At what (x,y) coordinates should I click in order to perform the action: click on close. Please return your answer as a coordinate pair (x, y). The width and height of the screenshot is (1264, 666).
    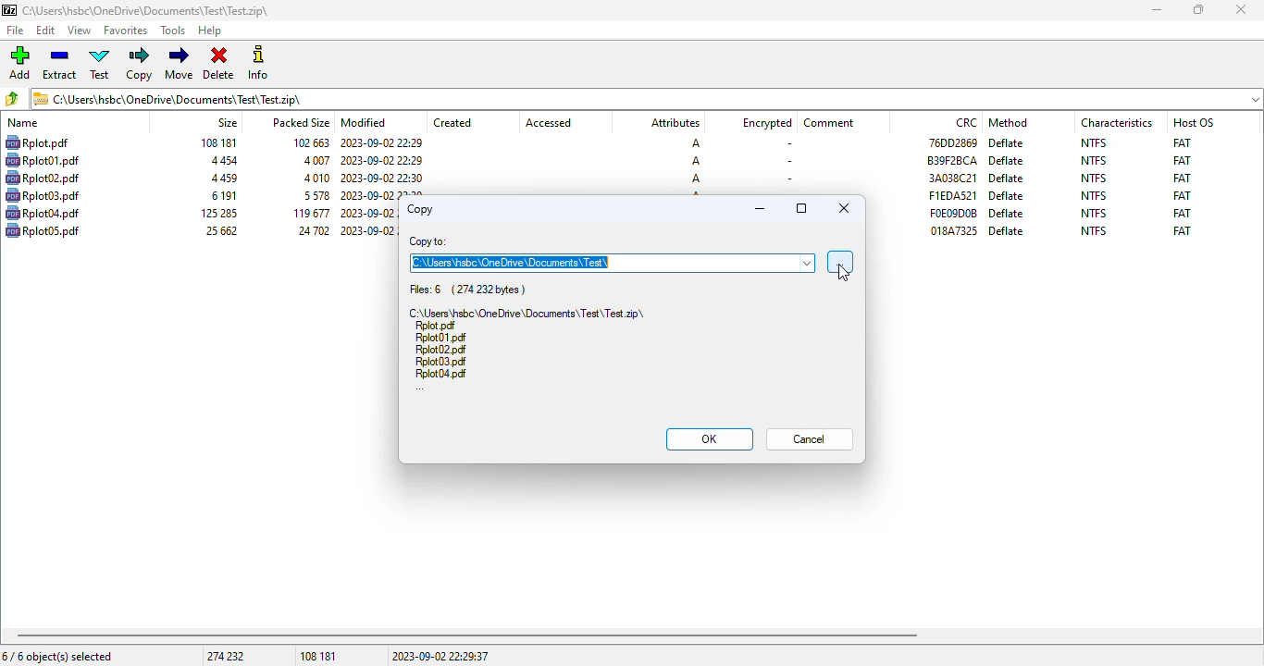
    Looking at the image, I should click on (1240, 9).